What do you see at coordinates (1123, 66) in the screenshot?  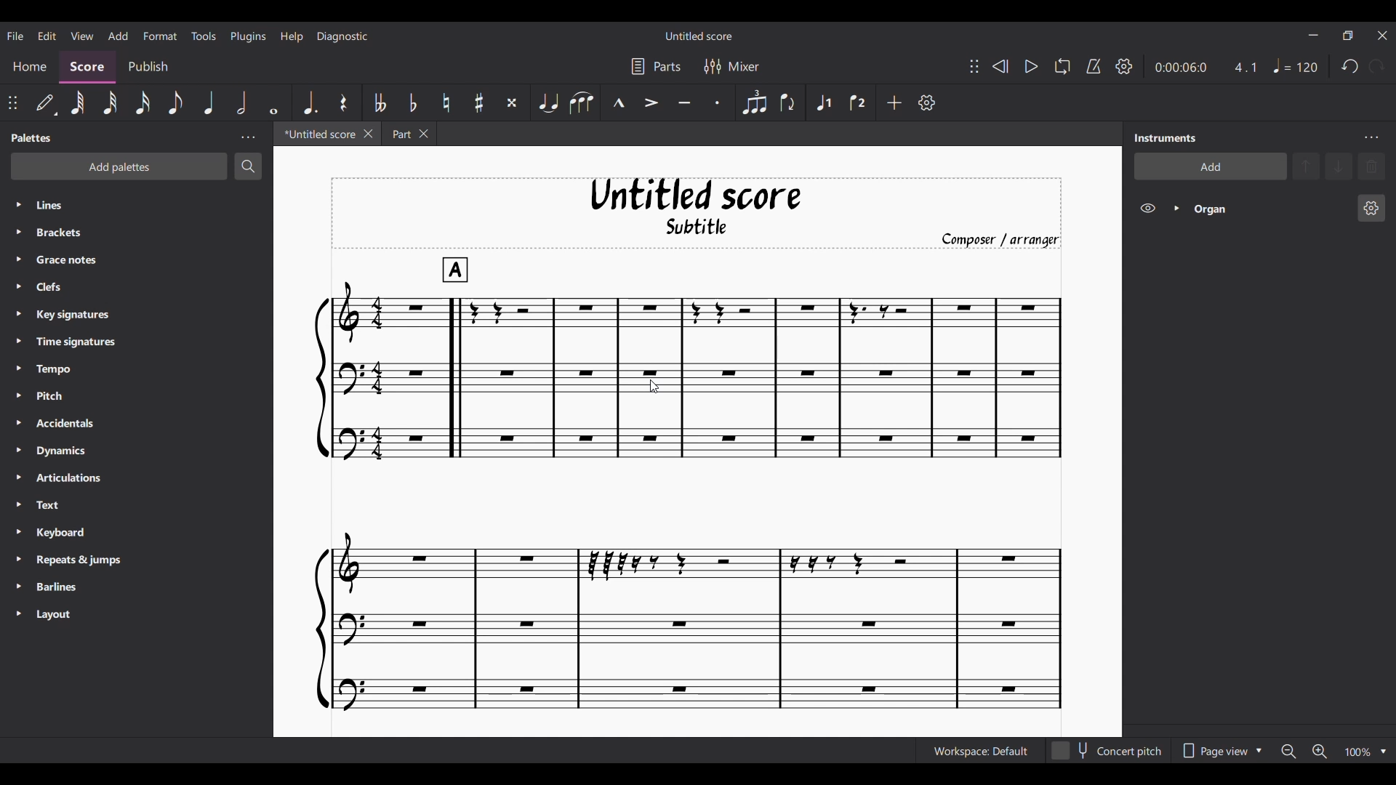 I see `Playback settings` at bounding box center [1123, 66].